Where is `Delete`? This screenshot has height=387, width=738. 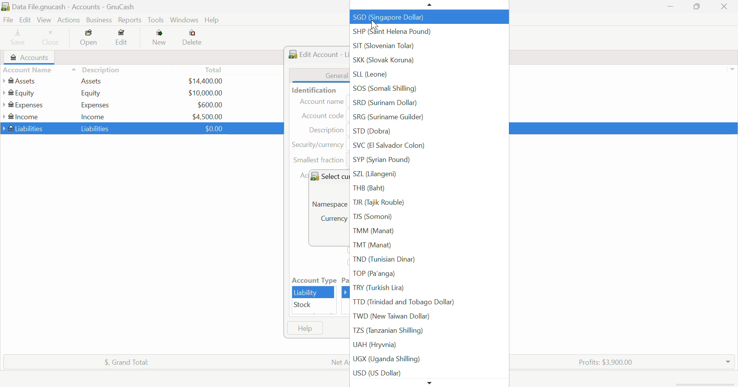
Delete is located at coordinates (192, 38).